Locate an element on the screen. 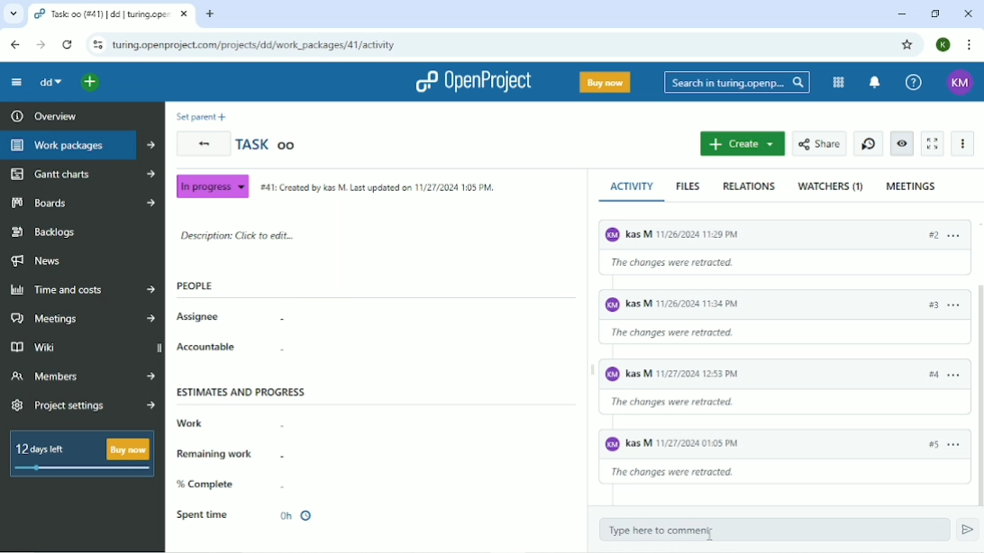  Project settings is located at coordinates (83, 407).